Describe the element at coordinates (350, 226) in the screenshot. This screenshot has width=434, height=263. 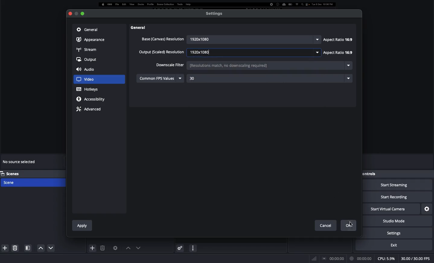
I see `Ok` at that location.